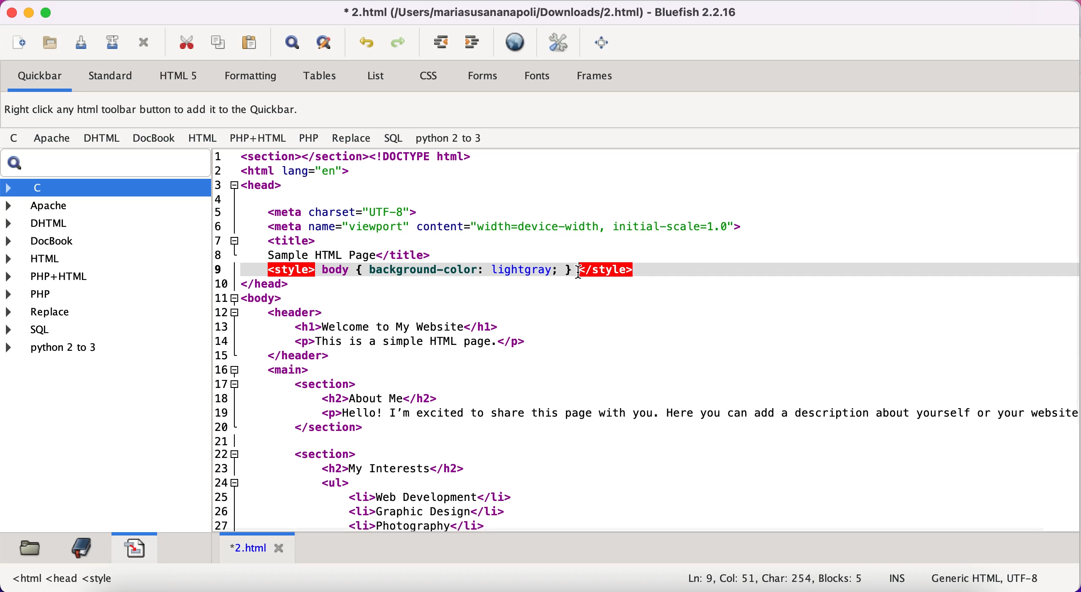  Describe the element at coordinates (604, 41) in the screenshot. I see `full screen` at that location.